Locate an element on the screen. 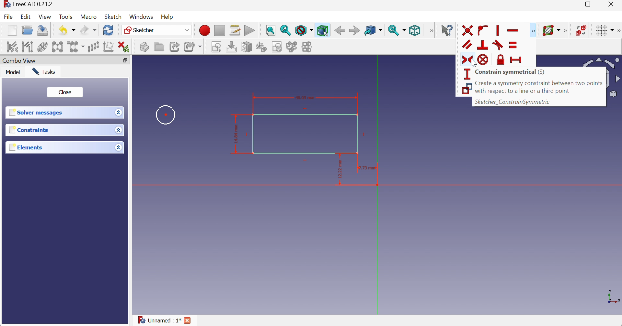 This screenshot has width=622, height=326. Forward is located at coordinates (355, 31).